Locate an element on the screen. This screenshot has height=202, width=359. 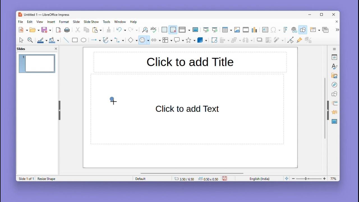
Slideshow is located at coordinates (92, 22).